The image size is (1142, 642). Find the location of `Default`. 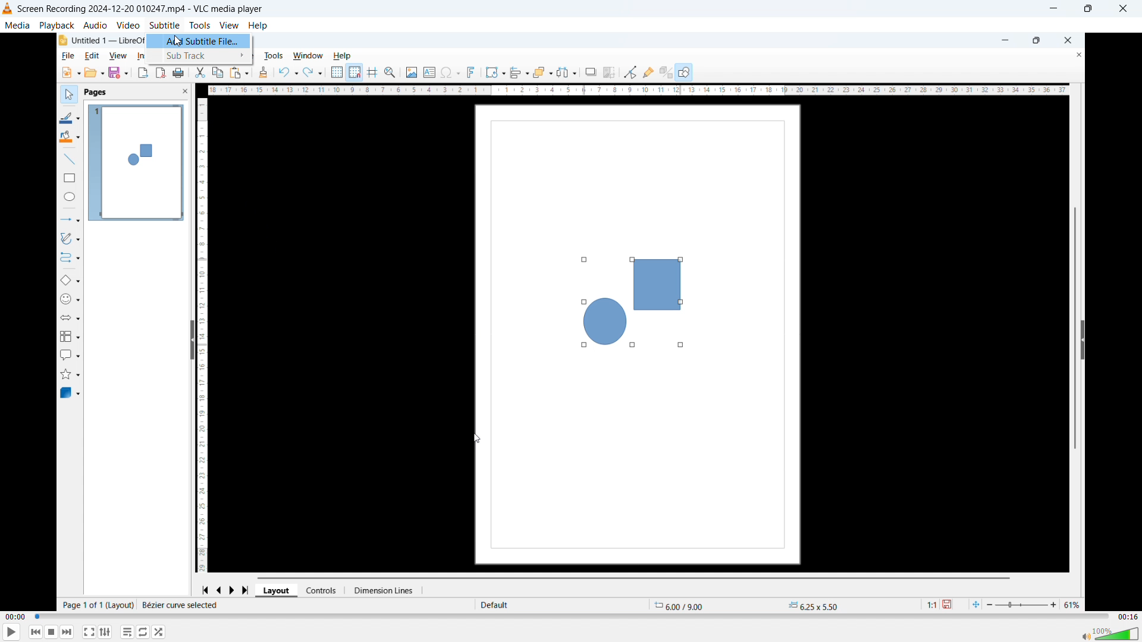

Default is located at coordinates (496, 605).